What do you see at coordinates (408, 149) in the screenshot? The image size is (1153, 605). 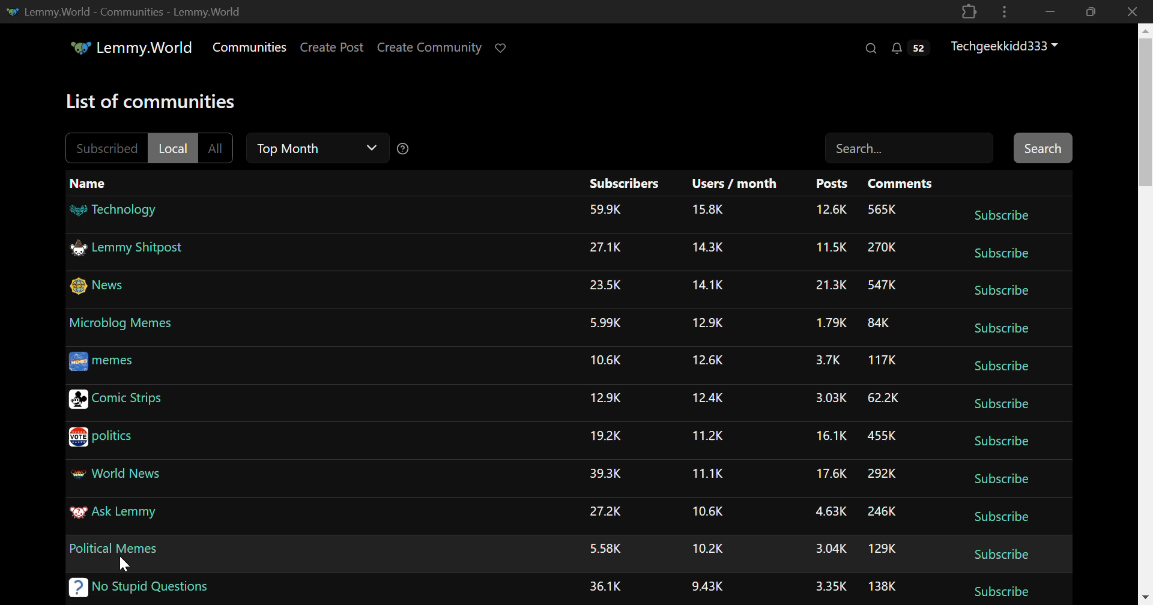 I see `Sorting Help` at bounding box center [408, 149].